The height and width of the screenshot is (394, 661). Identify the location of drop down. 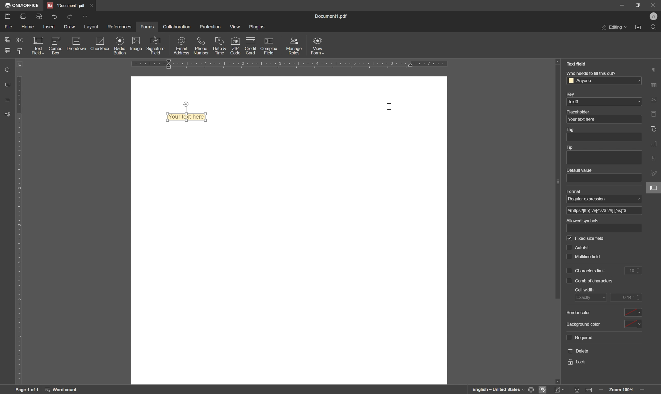
(637, 81).